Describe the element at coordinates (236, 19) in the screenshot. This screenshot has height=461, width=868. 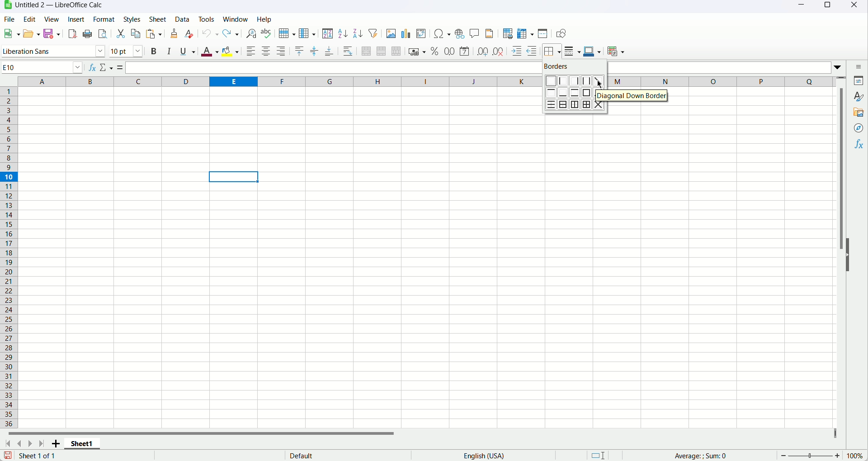
I see `Window` at that location.